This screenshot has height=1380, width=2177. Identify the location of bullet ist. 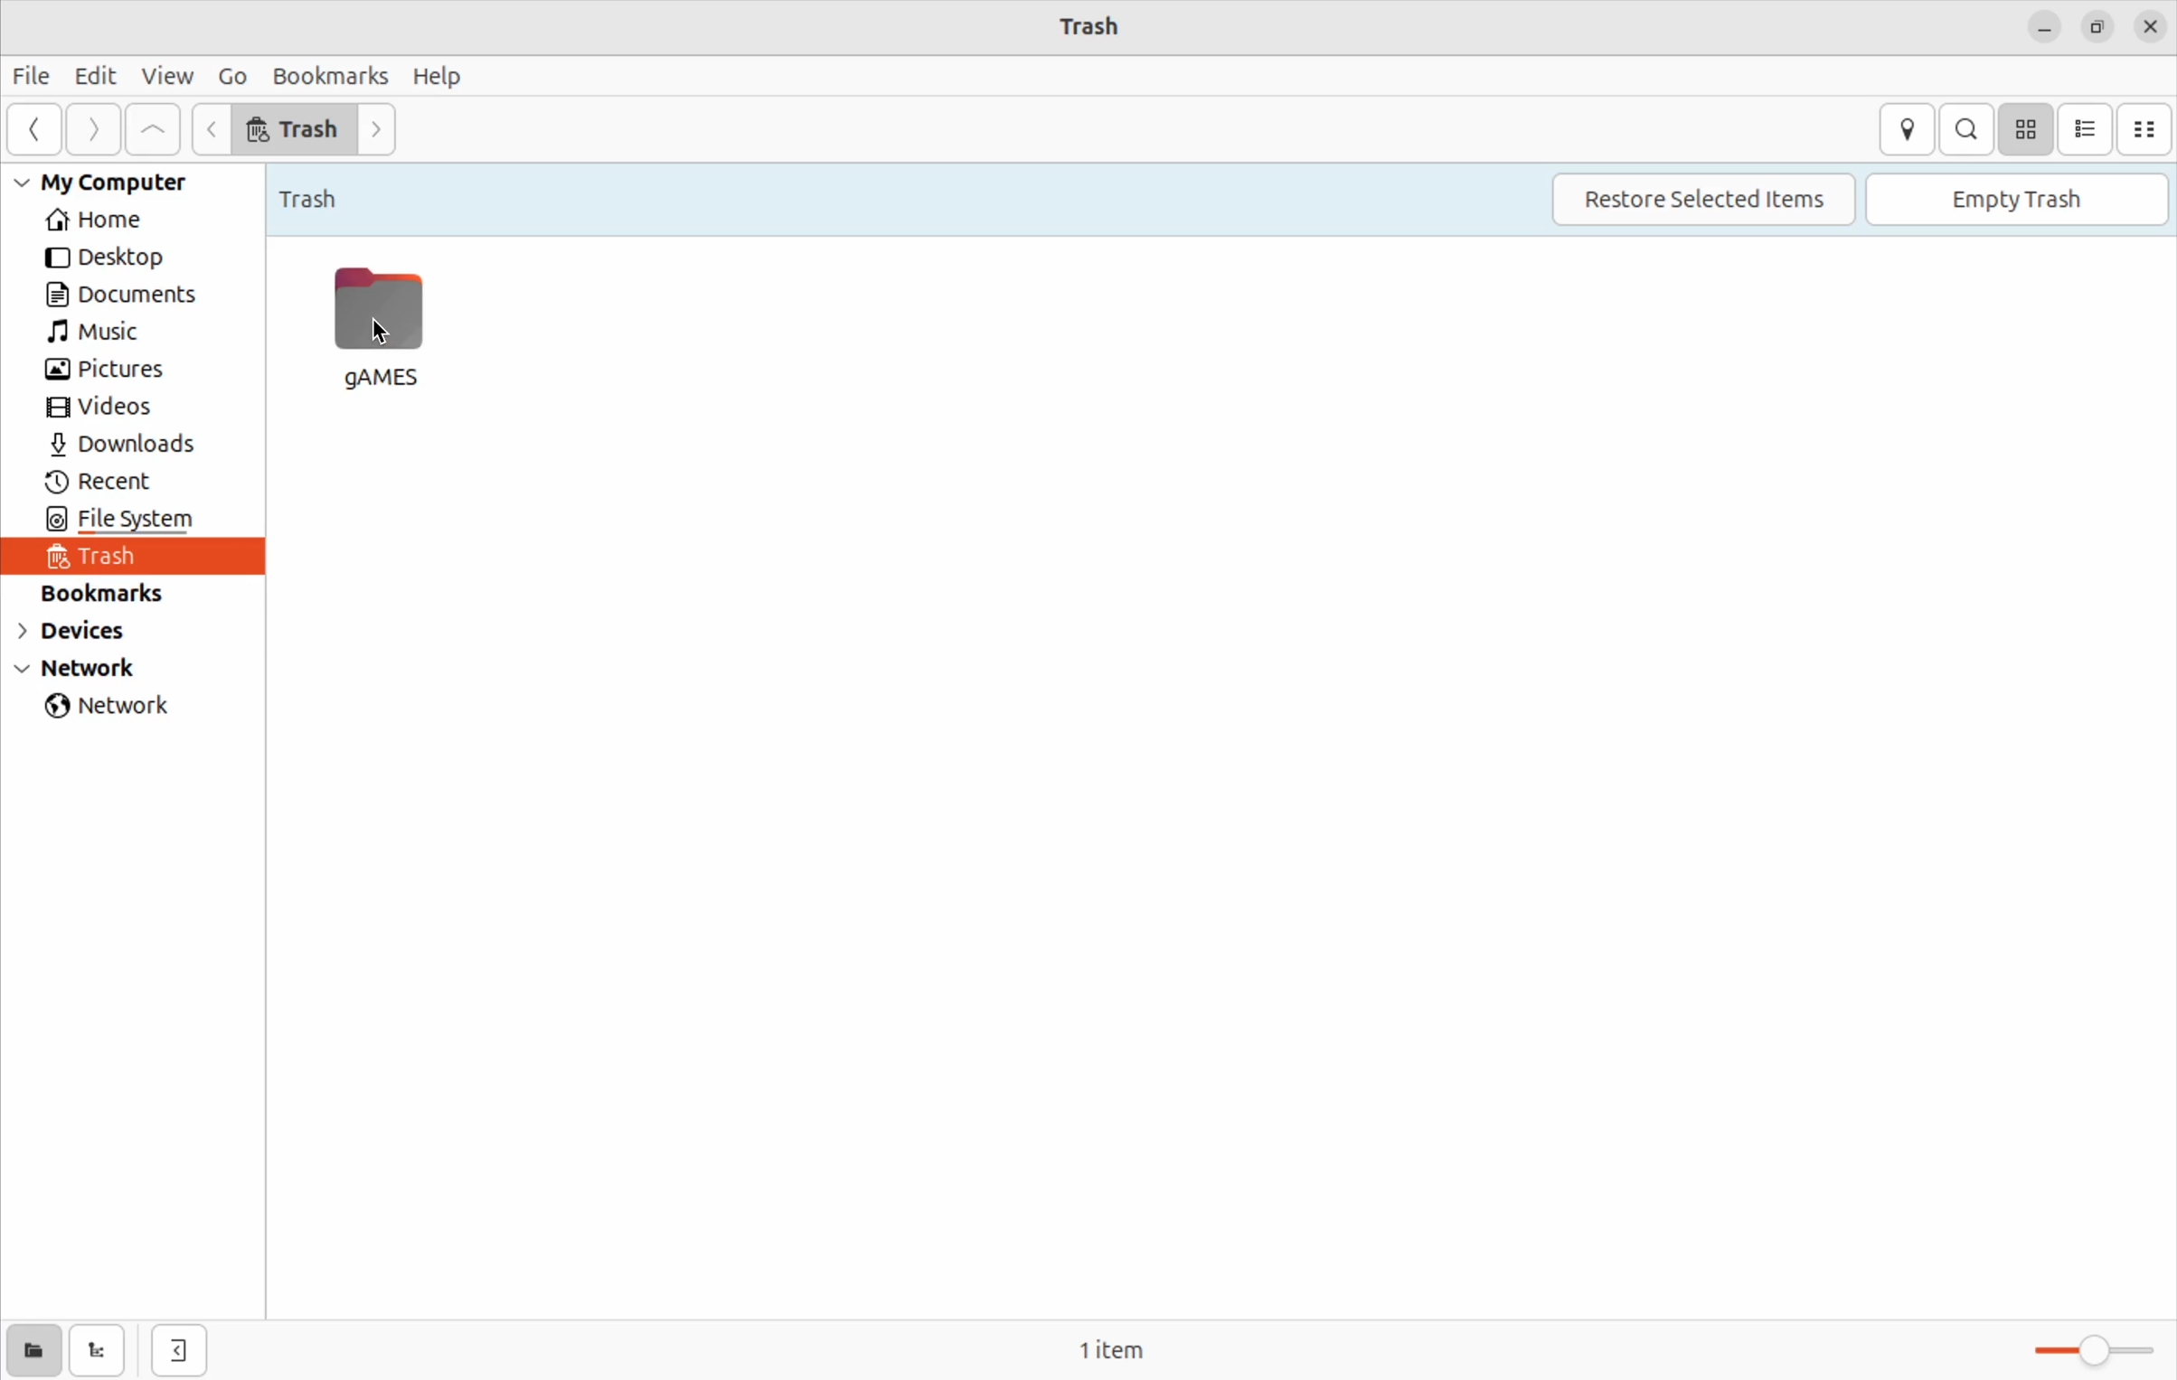
(2085, 129).